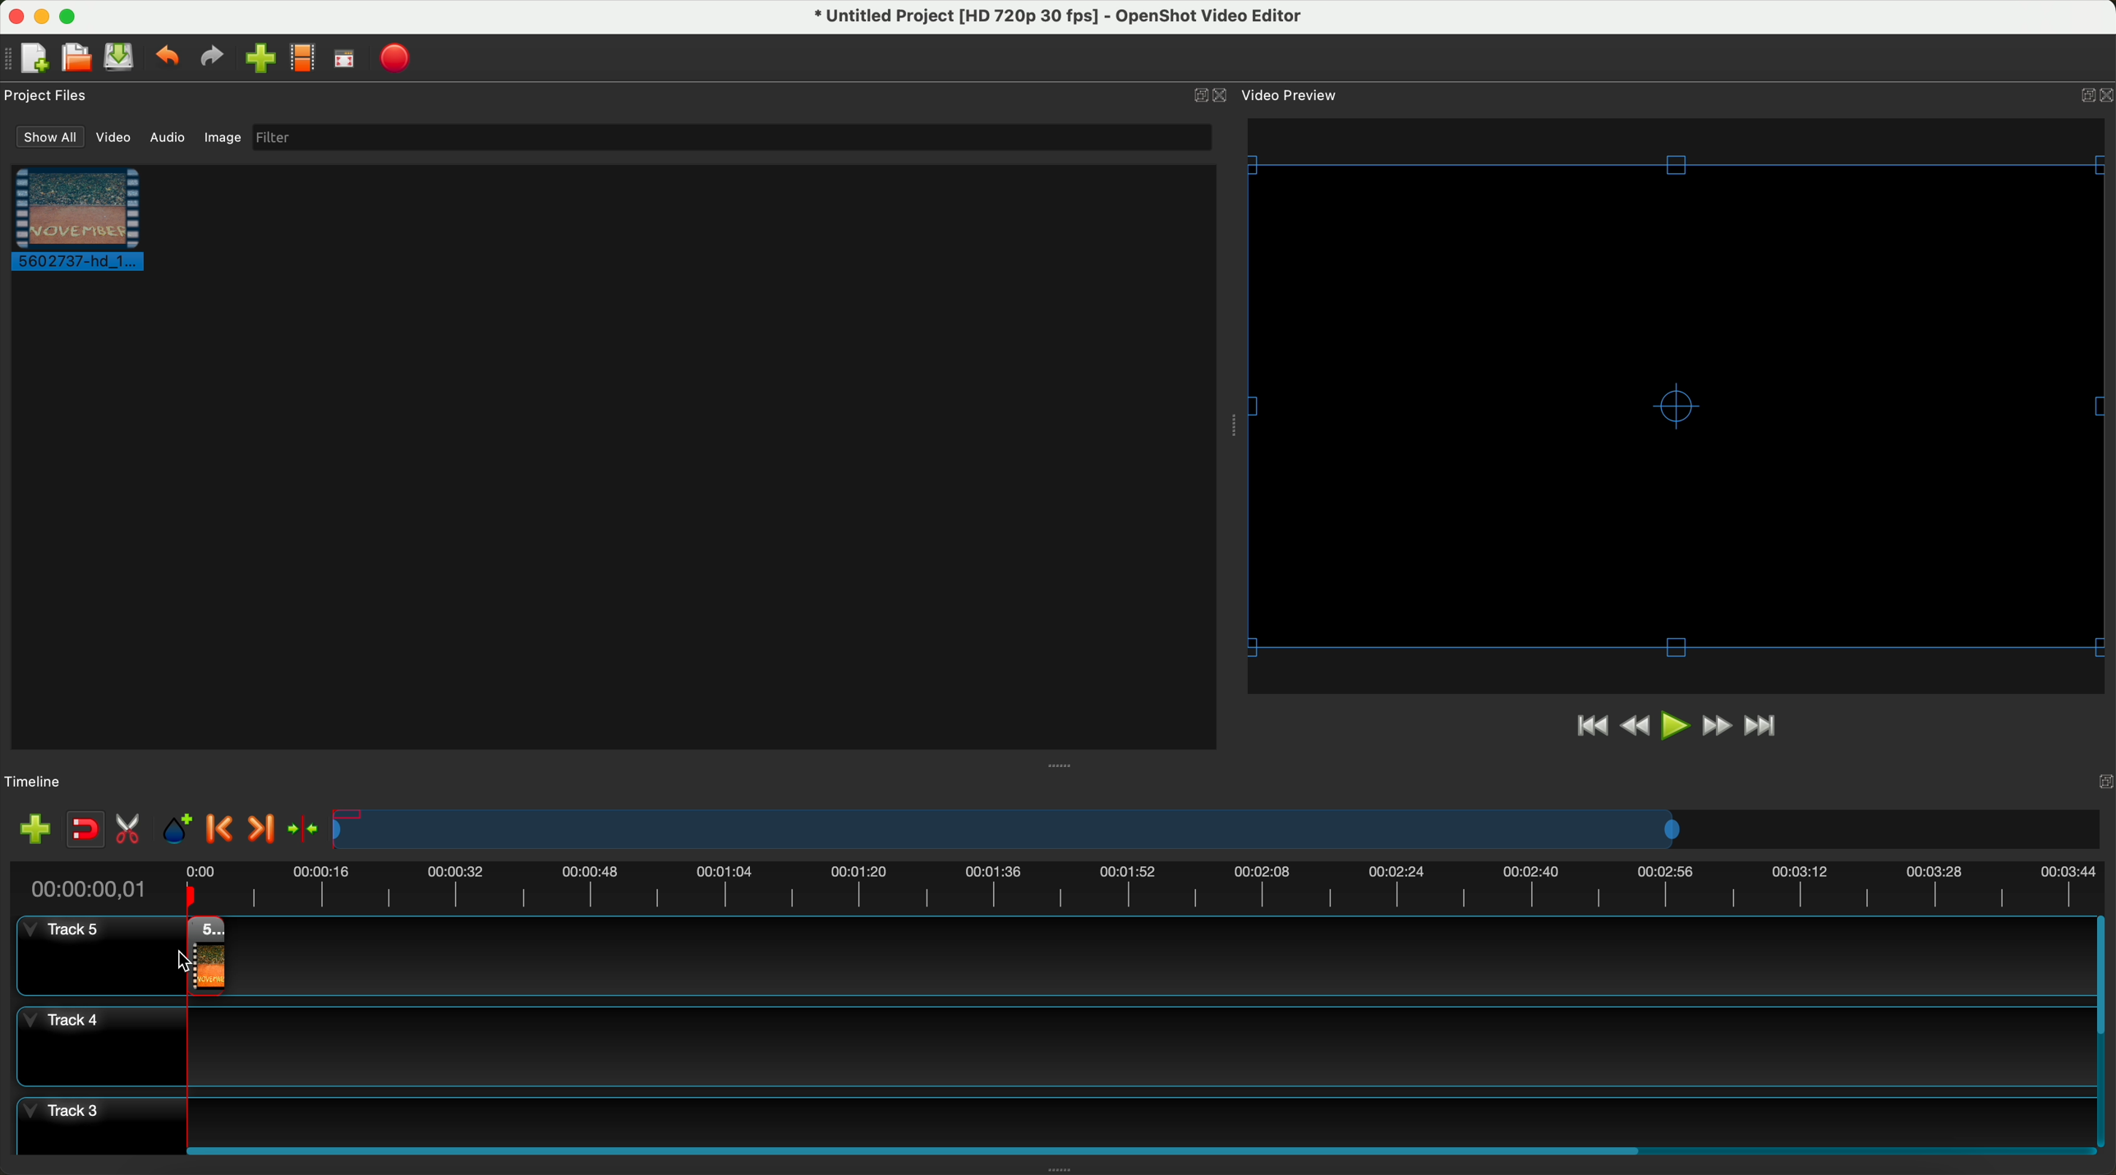 This screenshot has width=2116, height=1175. What do you see at coordinates (343, 59) in the screenshot?
I see `fullscreen` at bounding box center [343, 59].